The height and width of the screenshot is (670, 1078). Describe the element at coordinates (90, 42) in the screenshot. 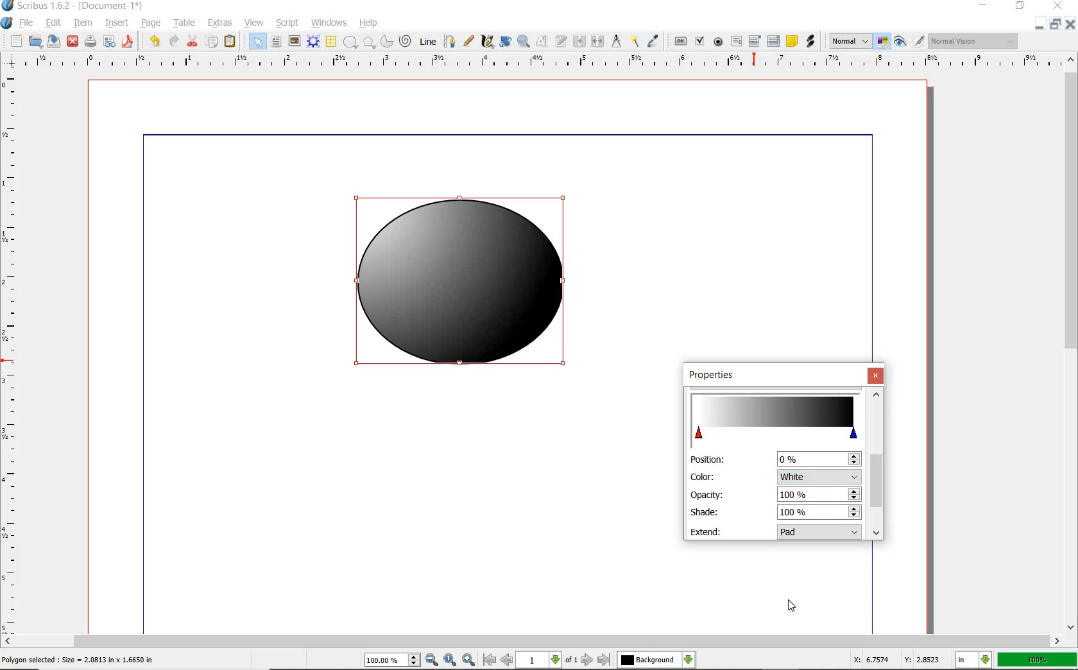

I see `PRINT` at that location.